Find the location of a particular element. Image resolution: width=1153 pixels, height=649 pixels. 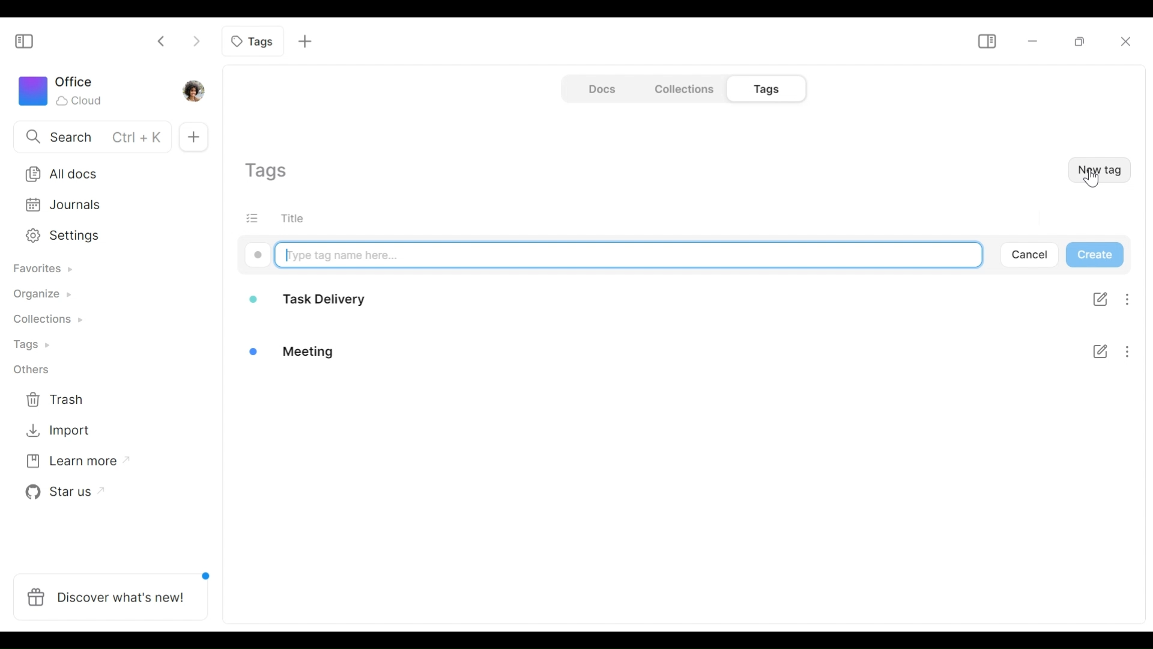

Close is located at coordinates (1127, 40).